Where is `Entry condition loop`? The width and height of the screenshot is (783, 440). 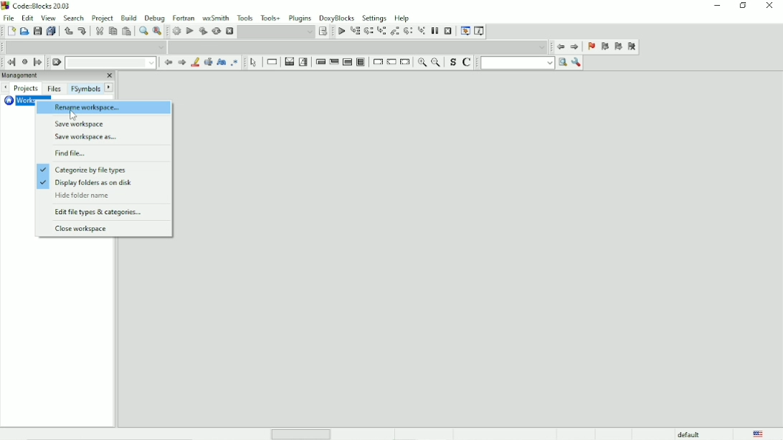 Entry condition loop is located at coordinates (320, 62).